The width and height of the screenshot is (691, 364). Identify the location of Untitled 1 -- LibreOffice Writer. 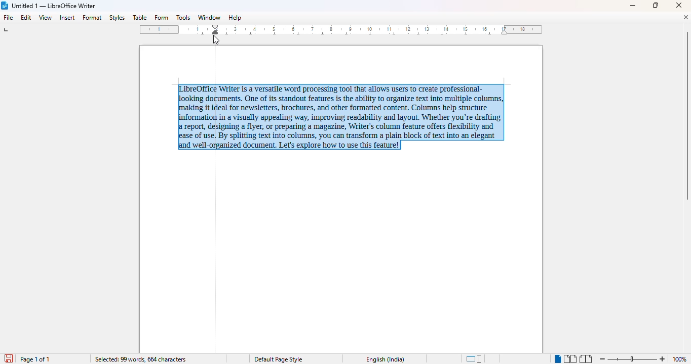
(54, 6).